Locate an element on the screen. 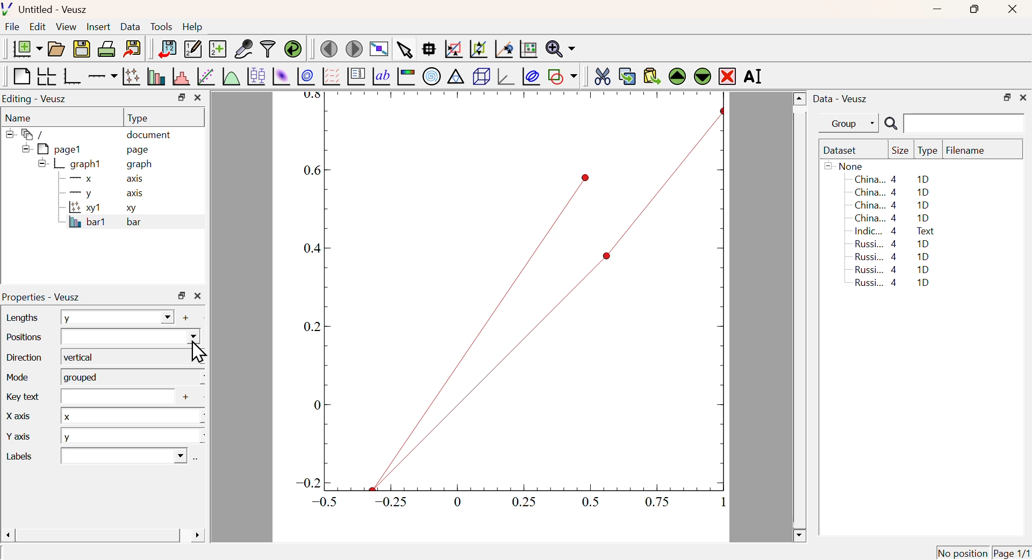  Graph is located at coordinates (508, 304).